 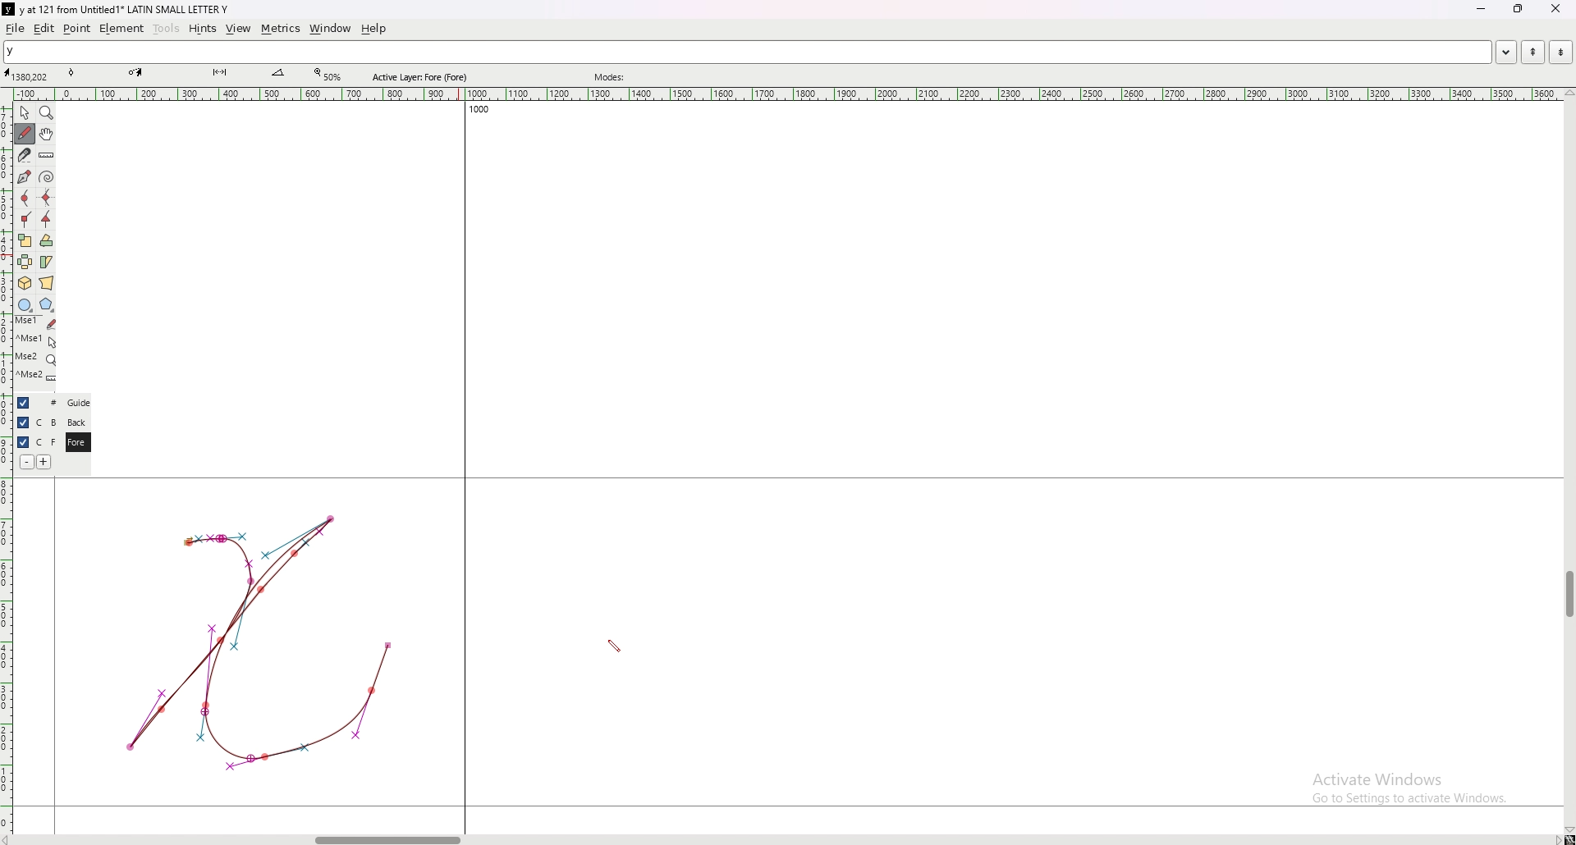 I want to click on help, so click(x=373, y=29).